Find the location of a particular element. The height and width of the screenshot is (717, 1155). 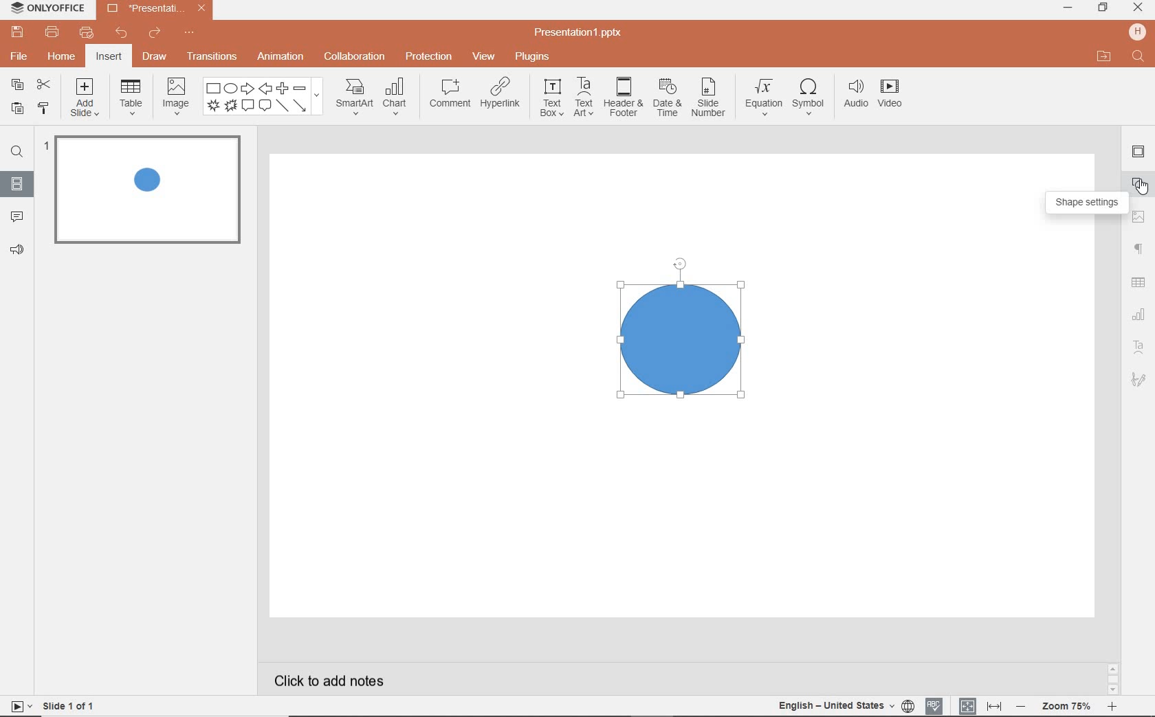

print is located at coordinates (53, 32).